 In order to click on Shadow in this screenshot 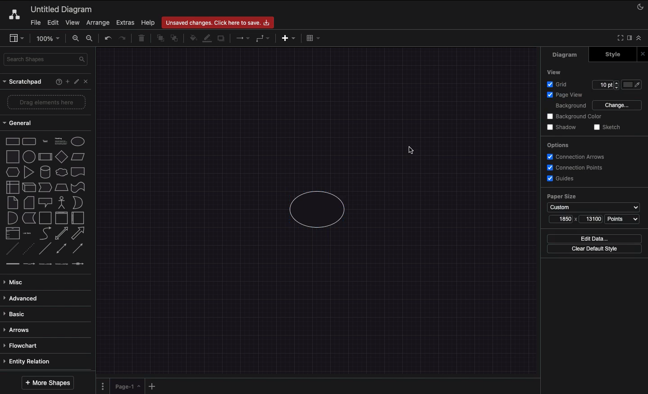, I will do `click(561, 127)`.